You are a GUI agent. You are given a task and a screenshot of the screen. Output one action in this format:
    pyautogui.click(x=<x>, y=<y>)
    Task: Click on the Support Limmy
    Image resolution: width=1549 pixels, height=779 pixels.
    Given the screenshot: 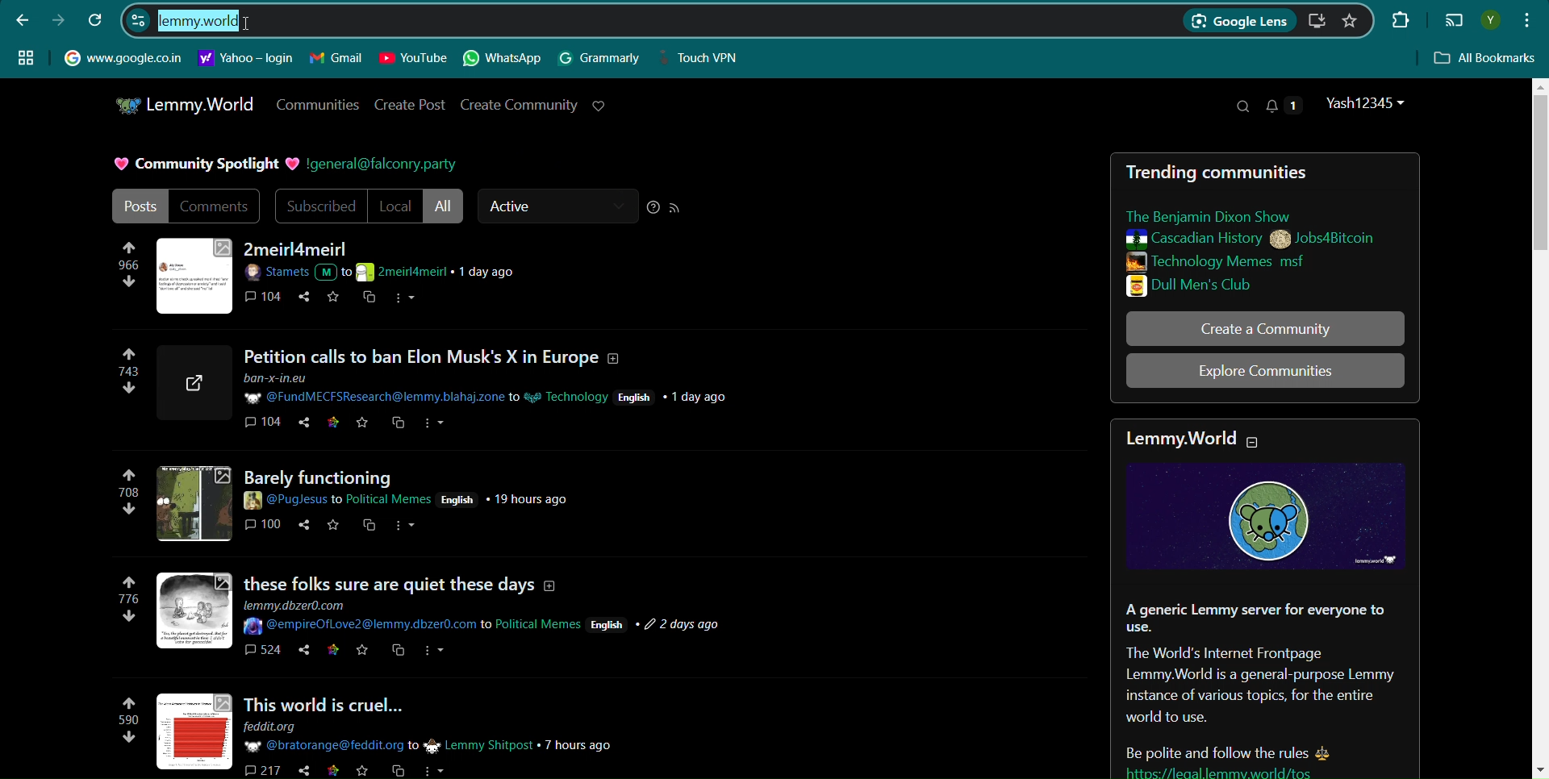 What is the action you would take?
    pyautogui.click(x=599, y=106)
    